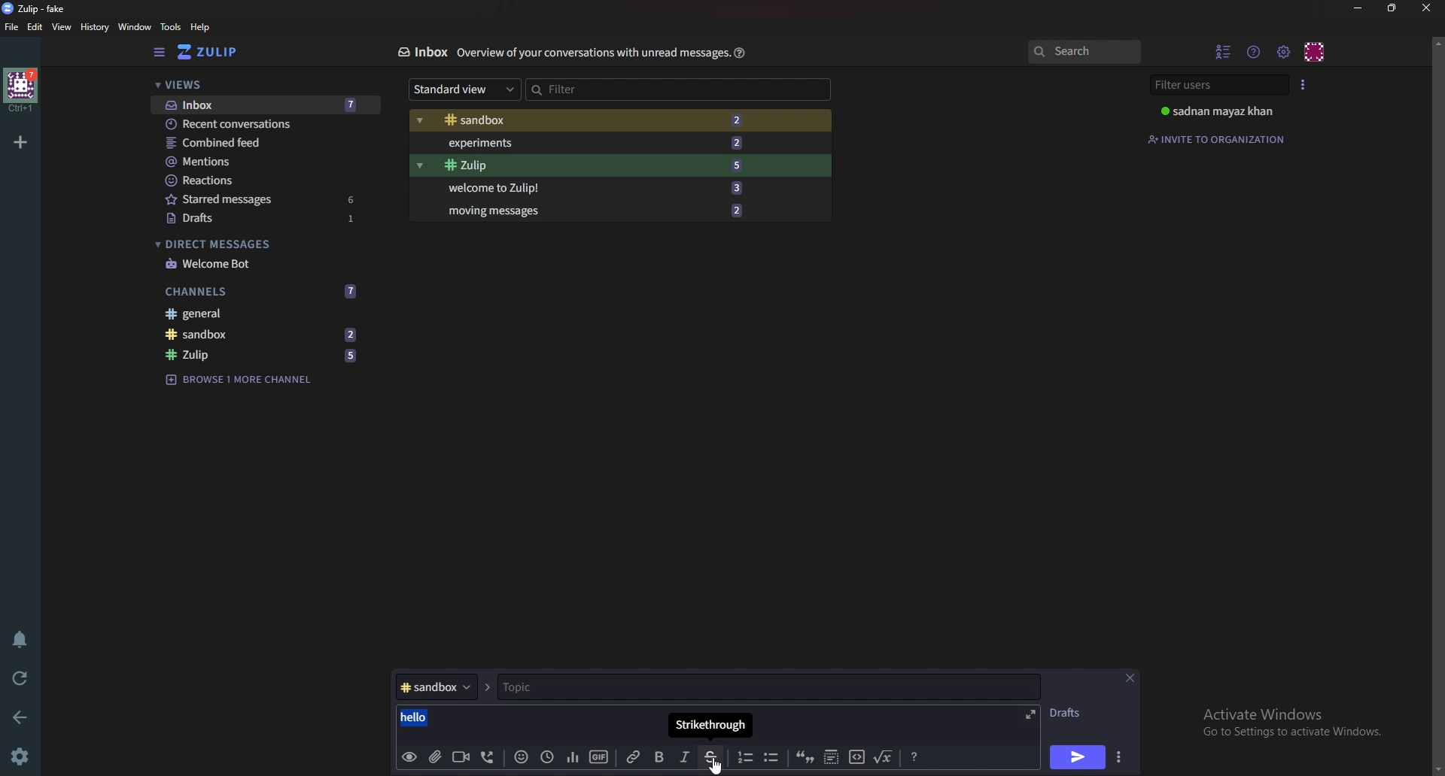 Image resolution: width=1445 pixels, height=776 pixels. What do you see at coordinates (20, 141) in the screenshot?
I see `Add organization` at bounding box center [20, 141].